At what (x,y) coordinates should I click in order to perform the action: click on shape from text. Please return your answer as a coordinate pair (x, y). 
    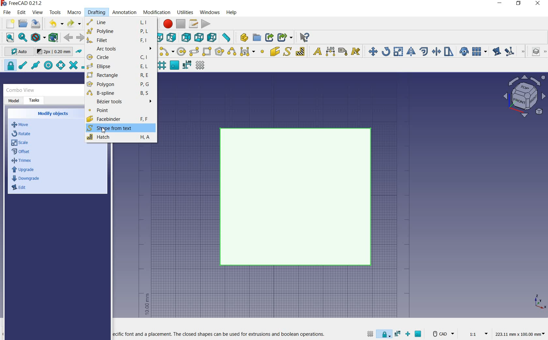
    Looking at the image, I should click on (287, 51).